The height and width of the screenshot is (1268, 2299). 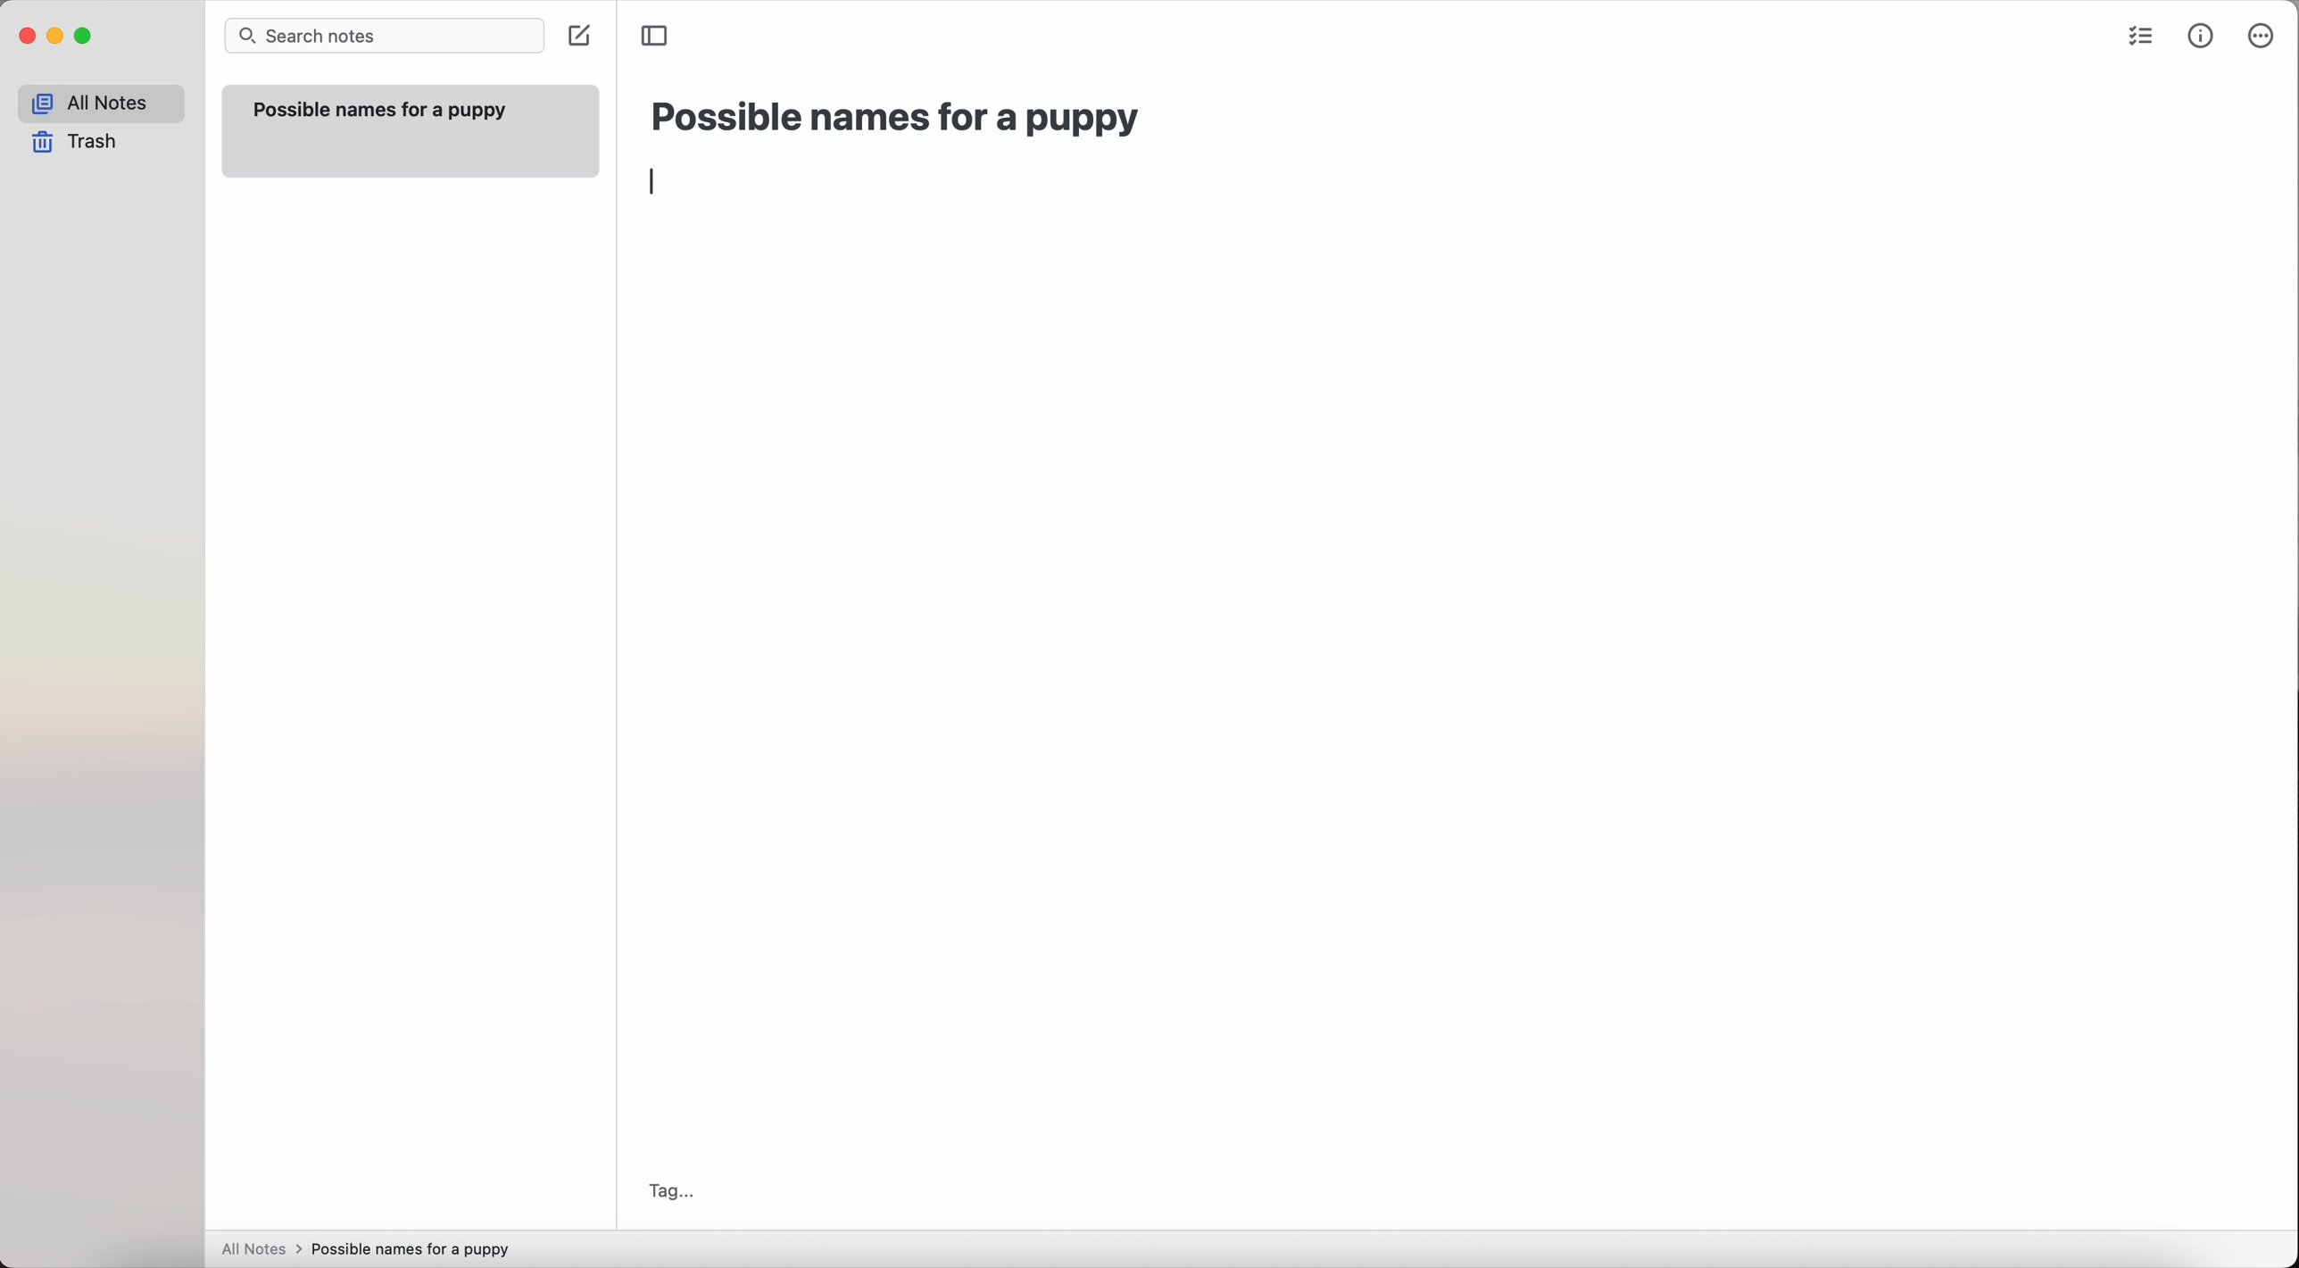 What do you see at coordinates (25, 38) in the screenshot?
I see `close` at bounding box center [25, 38].